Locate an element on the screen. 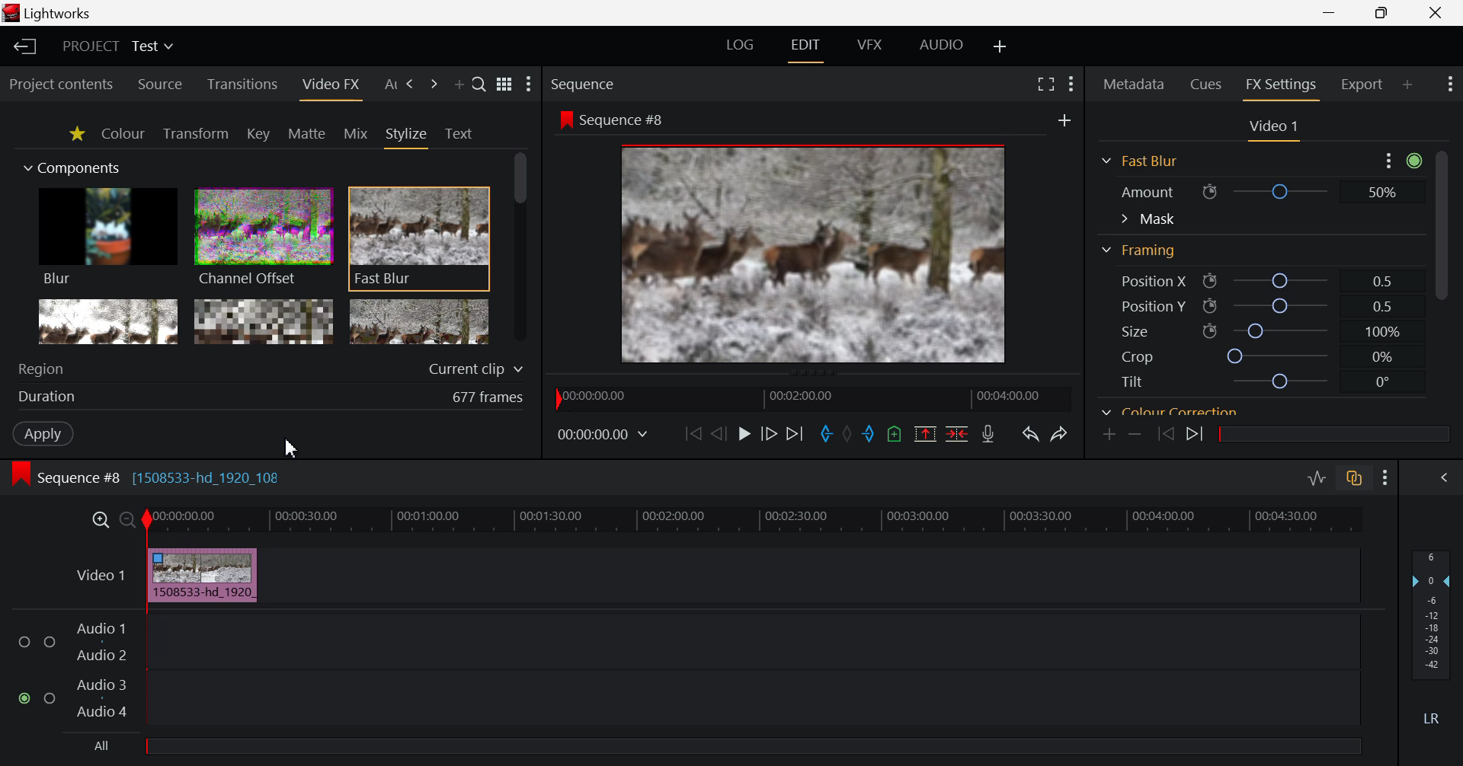 Image resolution: width=1463 pixels, height=766 pixels. Duration is located at coordinates (274, 395).